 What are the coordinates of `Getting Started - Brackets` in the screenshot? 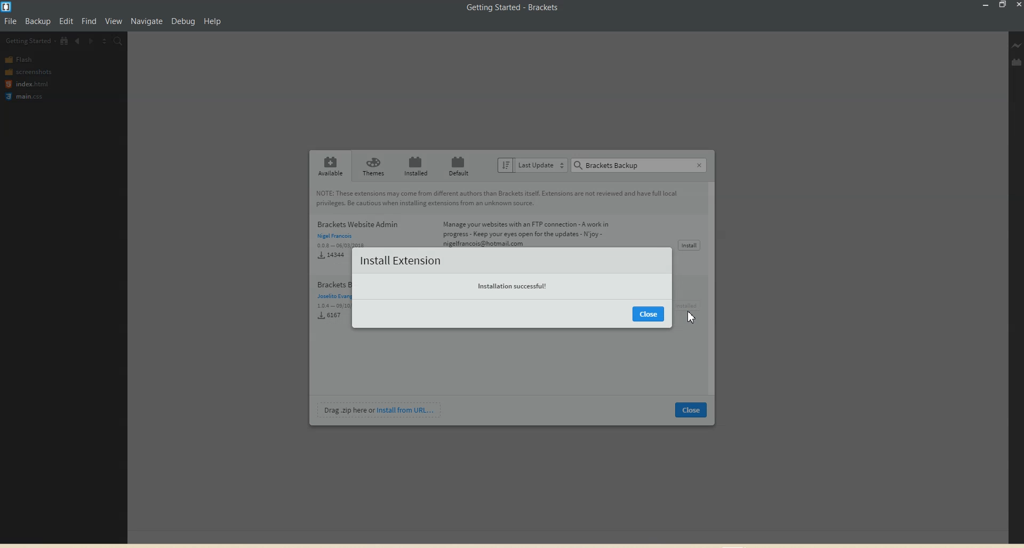 It's located at (512, 8).